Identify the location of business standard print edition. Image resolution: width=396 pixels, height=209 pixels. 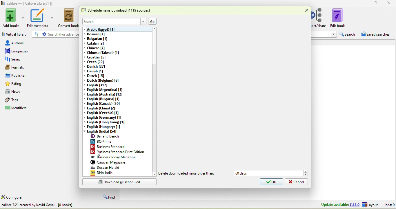
(120, 152).